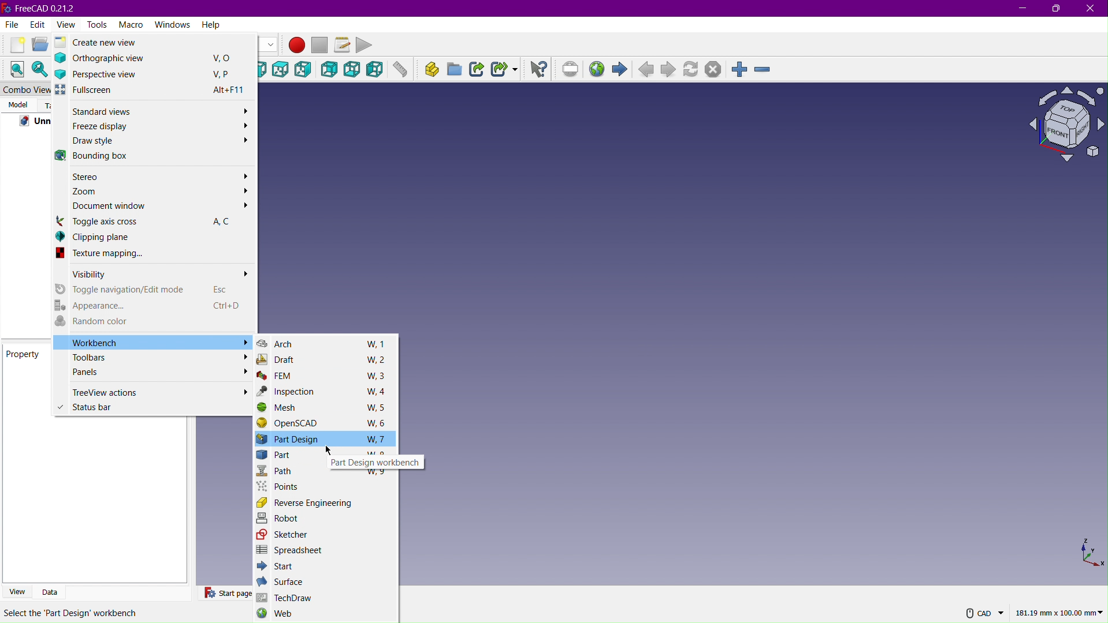 This screenshot has width=1108, height=623. What do you see at coordinates (42, 7) in the screenshot?
I see `FreeCAD 0.21.2` at bounding box center [42, 7].